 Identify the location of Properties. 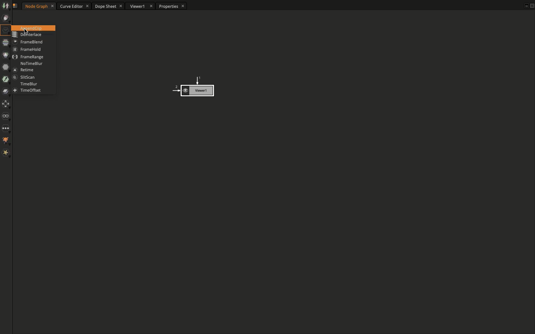
(170, 7).